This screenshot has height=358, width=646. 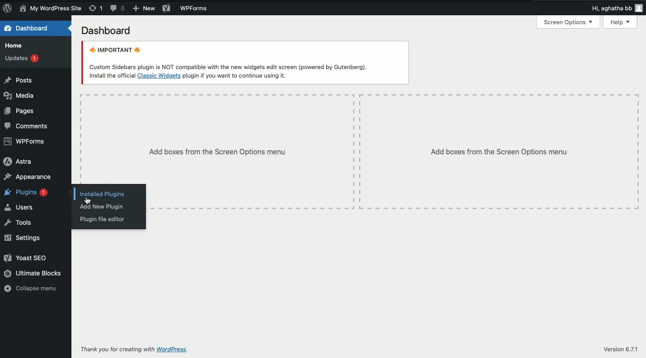 I want to click on Media, so click(x=20, y=96).